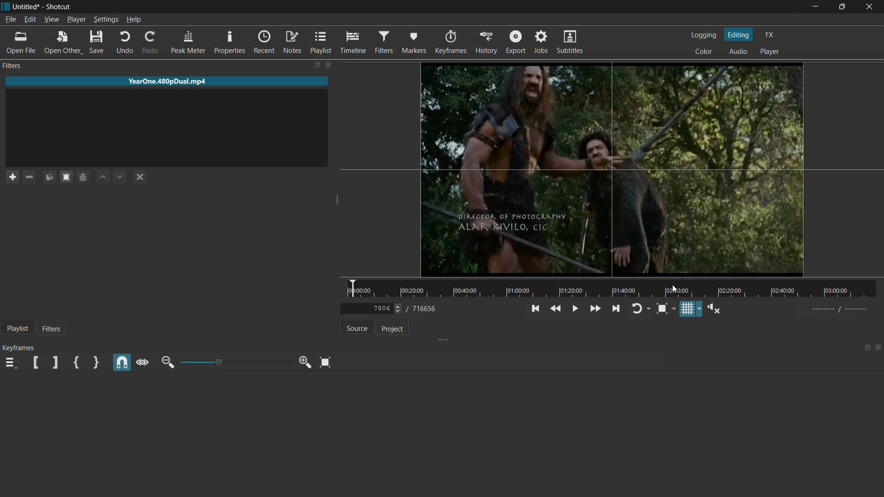  Describe the element at coordinates (573, 309) in the screenshot. I see `toggle play or pause` at that location.